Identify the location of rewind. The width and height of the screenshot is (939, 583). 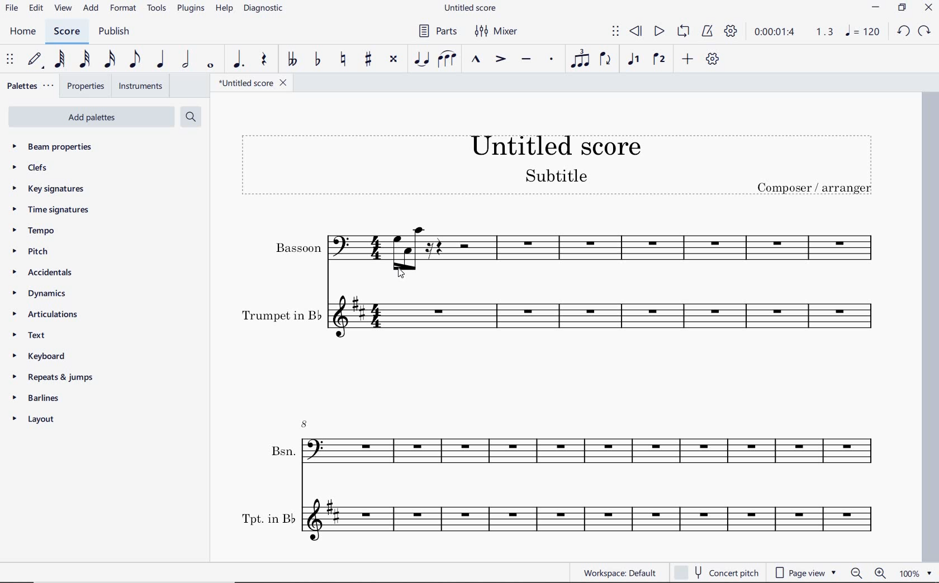
(636, 32).